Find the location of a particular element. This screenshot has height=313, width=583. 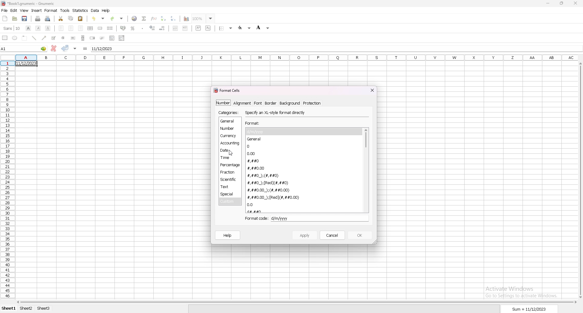

accept changes is located at coordinates (65, 48).